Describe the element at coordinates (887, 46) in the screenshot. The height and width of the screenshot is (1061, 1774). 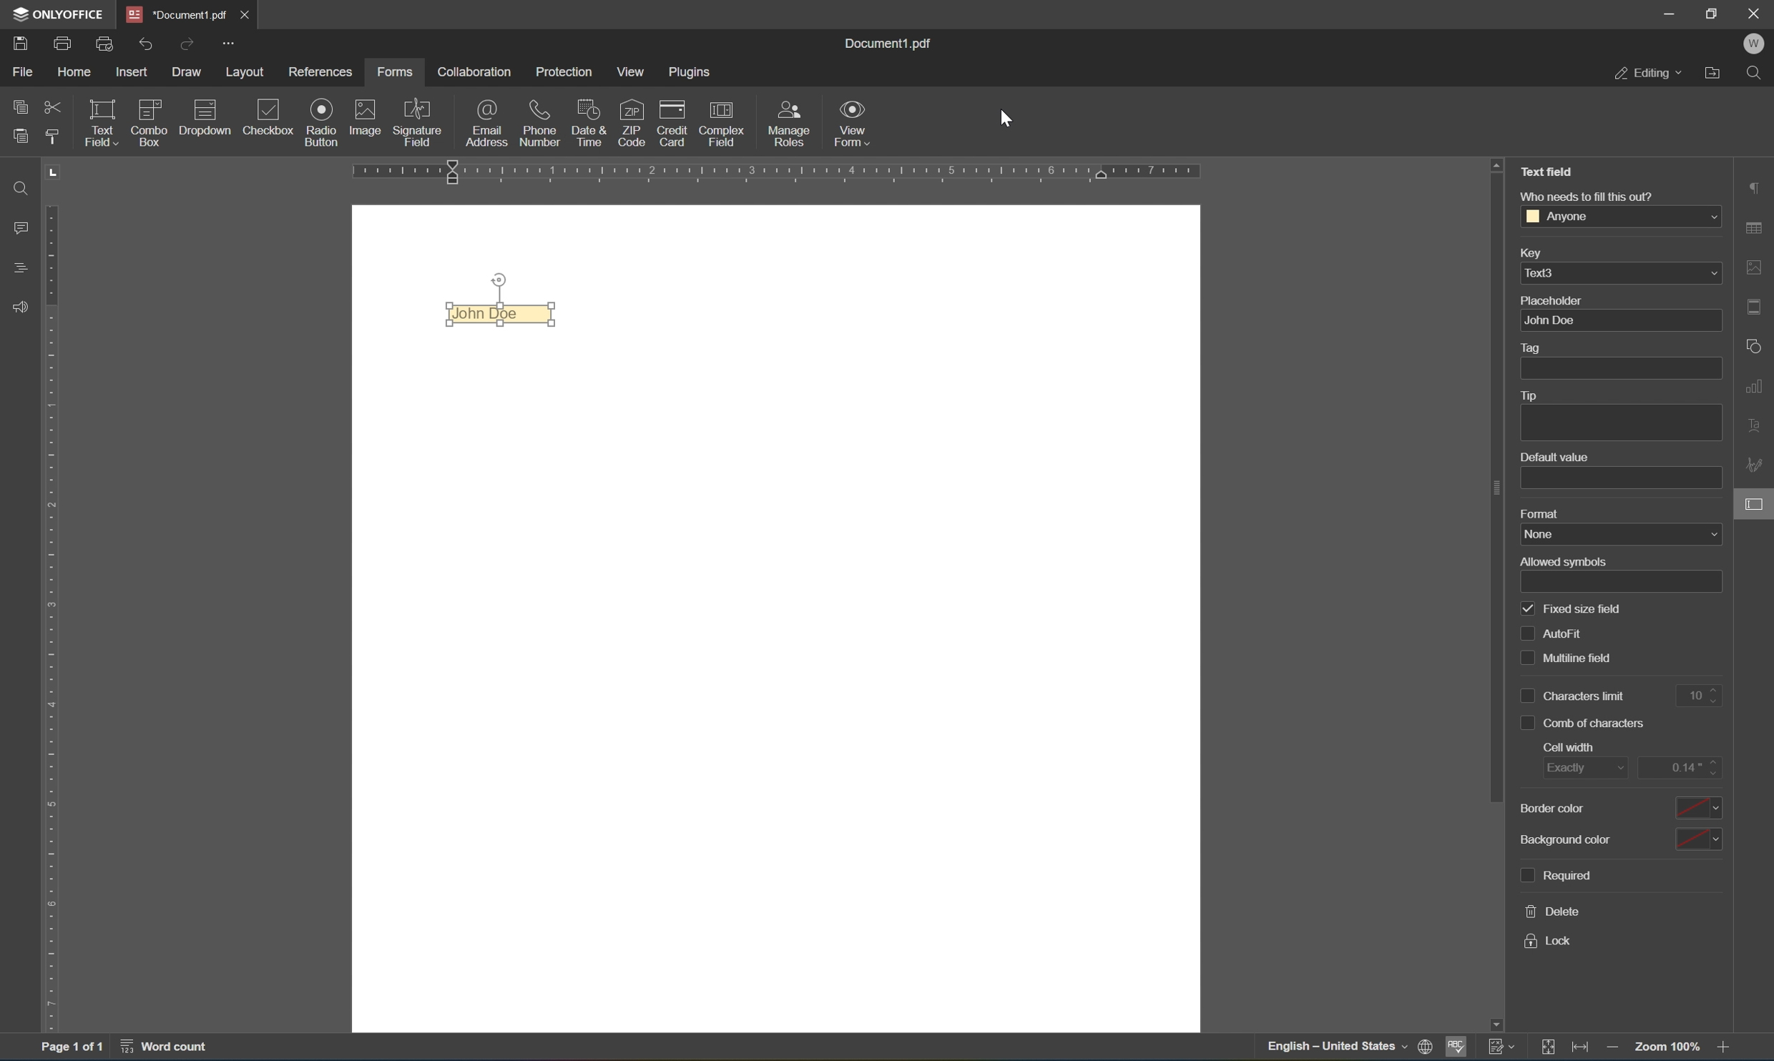
I see `document1.pdf` at that location.